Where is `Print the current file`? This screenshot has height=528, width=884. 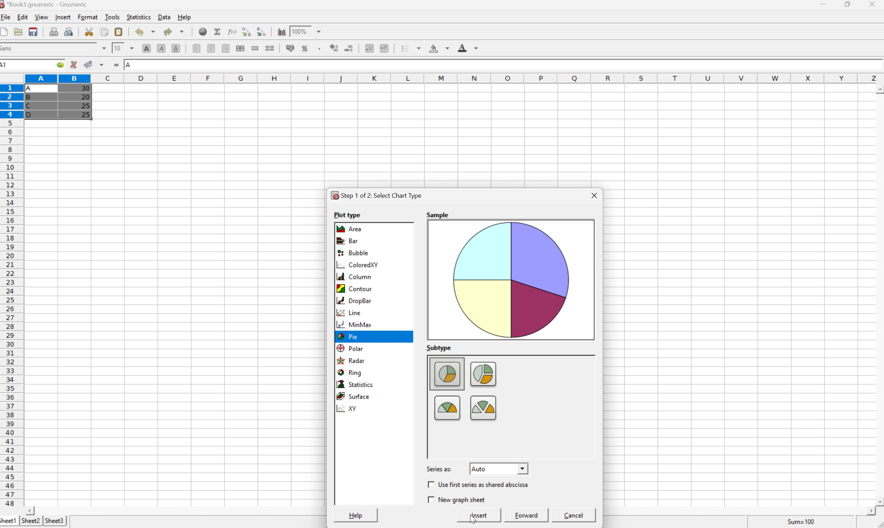
Print the current file is located at coordinates (54, 31).